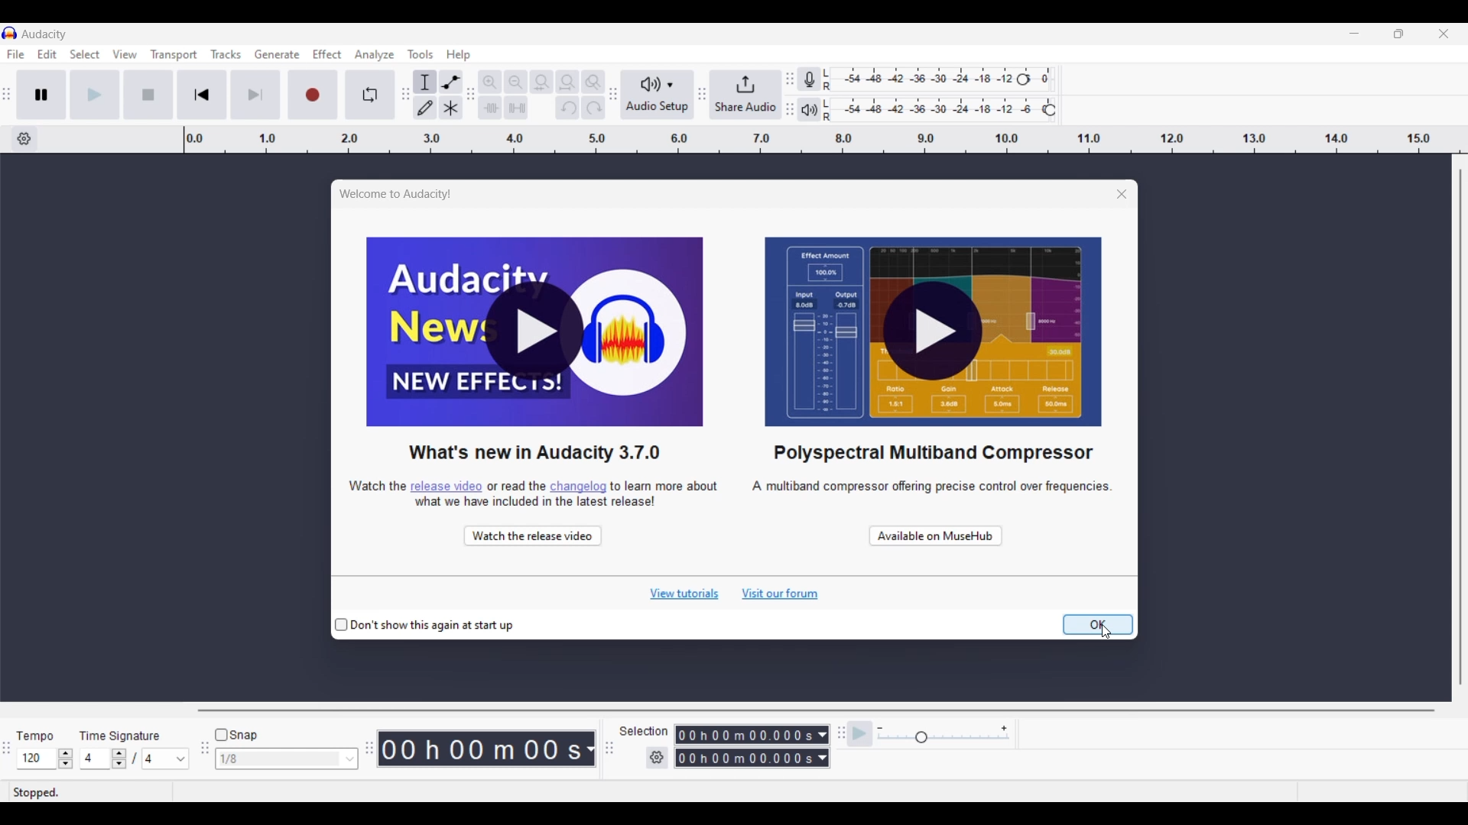 Image resolution: width=1468 pixels, height=825 pixels. Describe the element at coordinates (203, 752) in the screenshot. I see `toolbar` at that location.